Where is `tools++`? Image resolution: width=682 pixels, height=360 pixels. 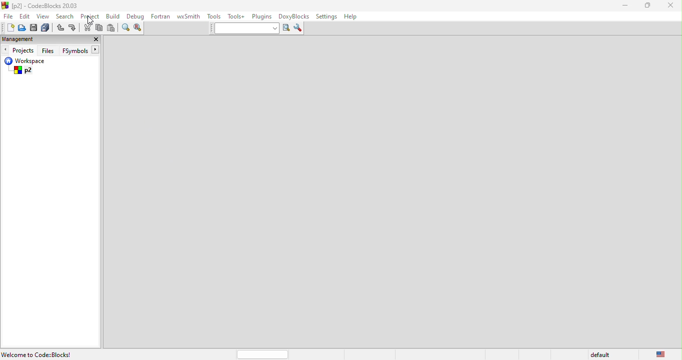
tools++ is located at coordinates (236, 16).